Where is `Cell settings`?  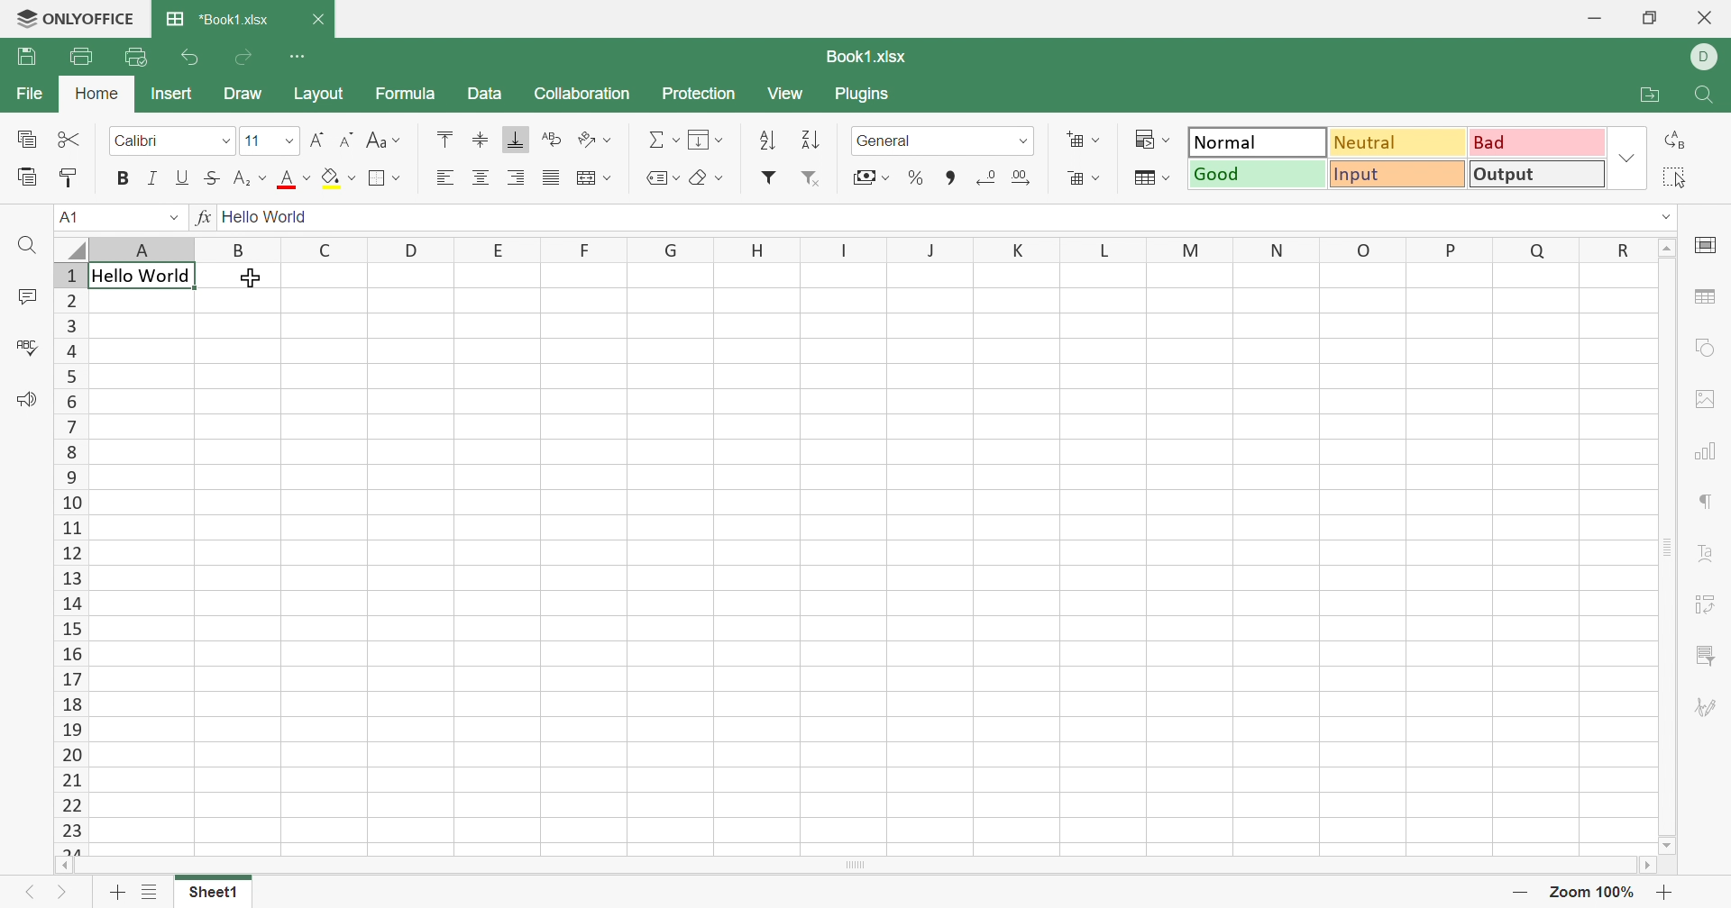 Cell settings is located at coordinates (1708, 244).